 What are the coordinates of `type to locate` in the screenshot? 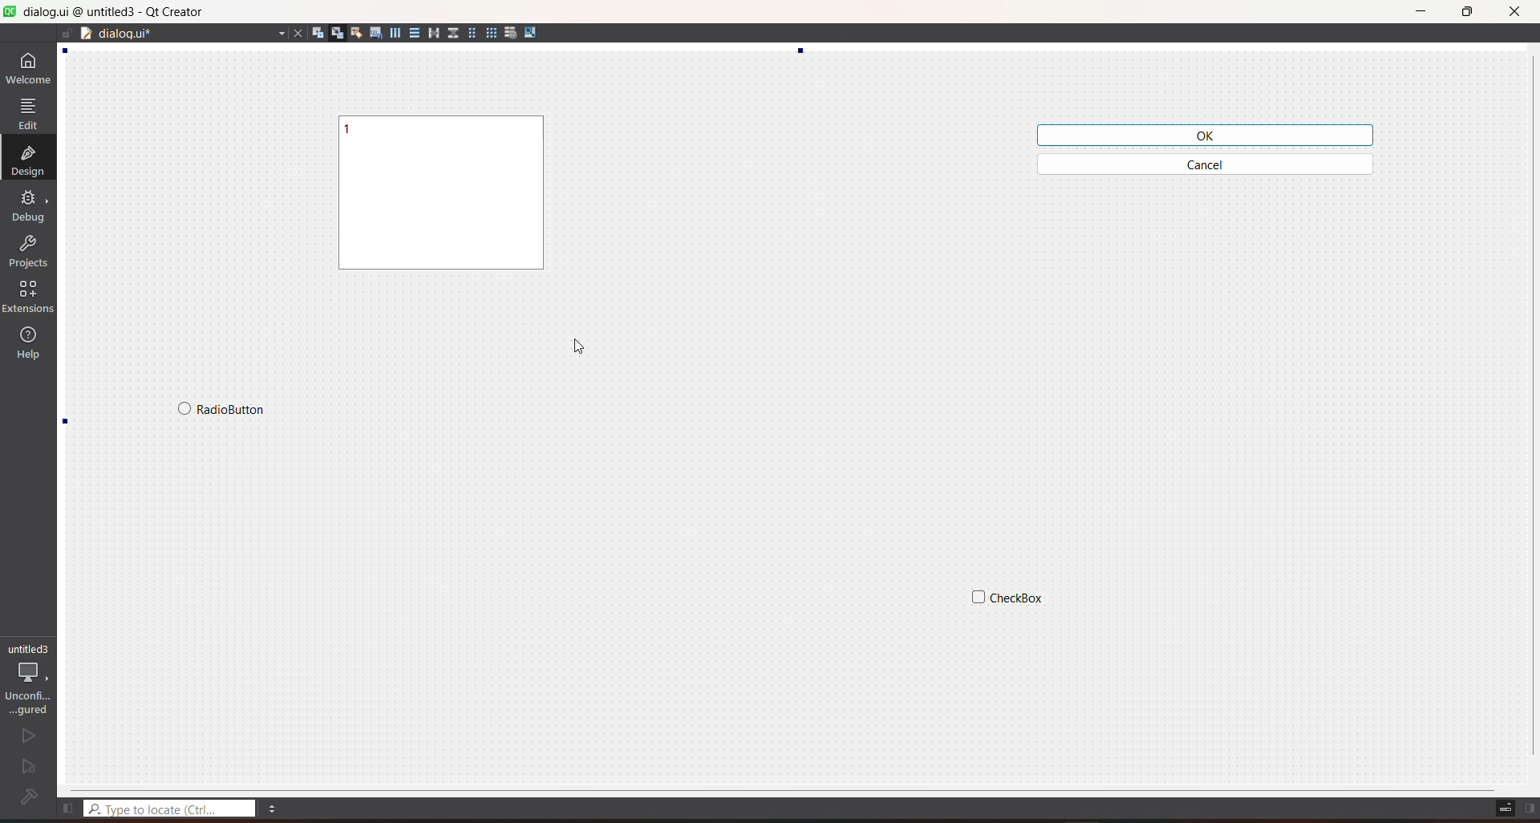 It's located at (172, 808).